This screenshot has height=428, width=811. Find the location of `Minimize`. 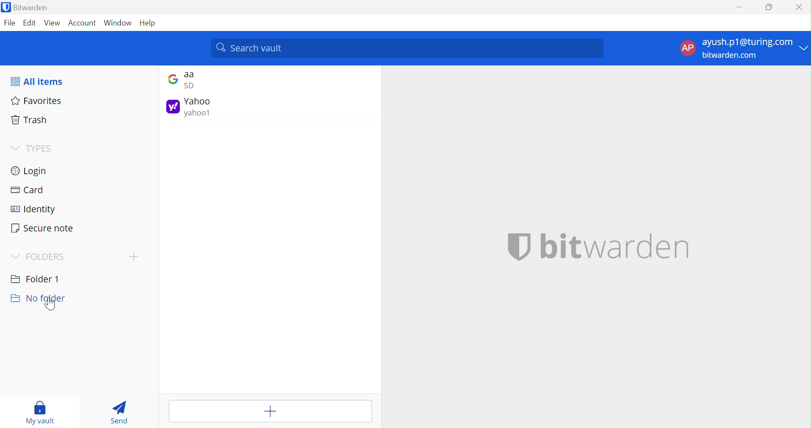

Minimize is located at coordinates (739, 8).